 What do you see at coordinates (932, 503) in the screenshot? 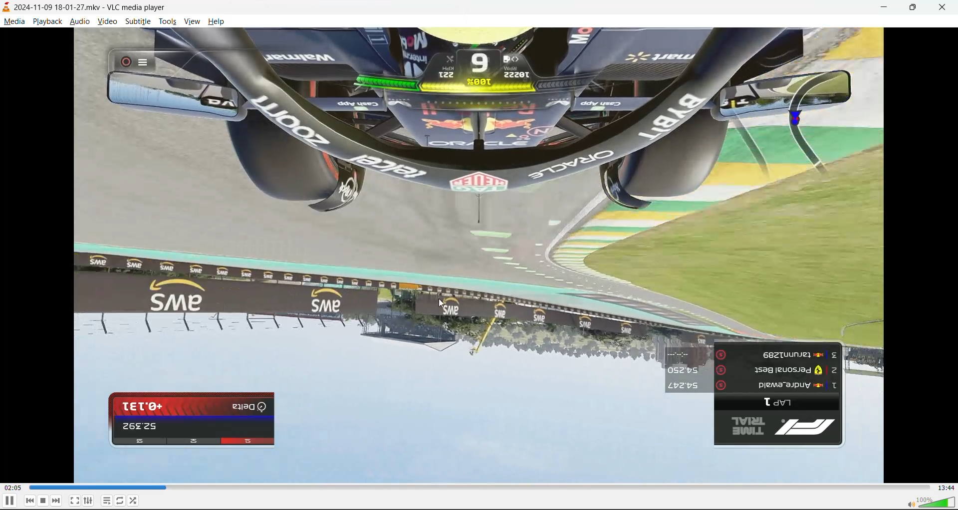
I see `volume` at bounding box center [932, 503].